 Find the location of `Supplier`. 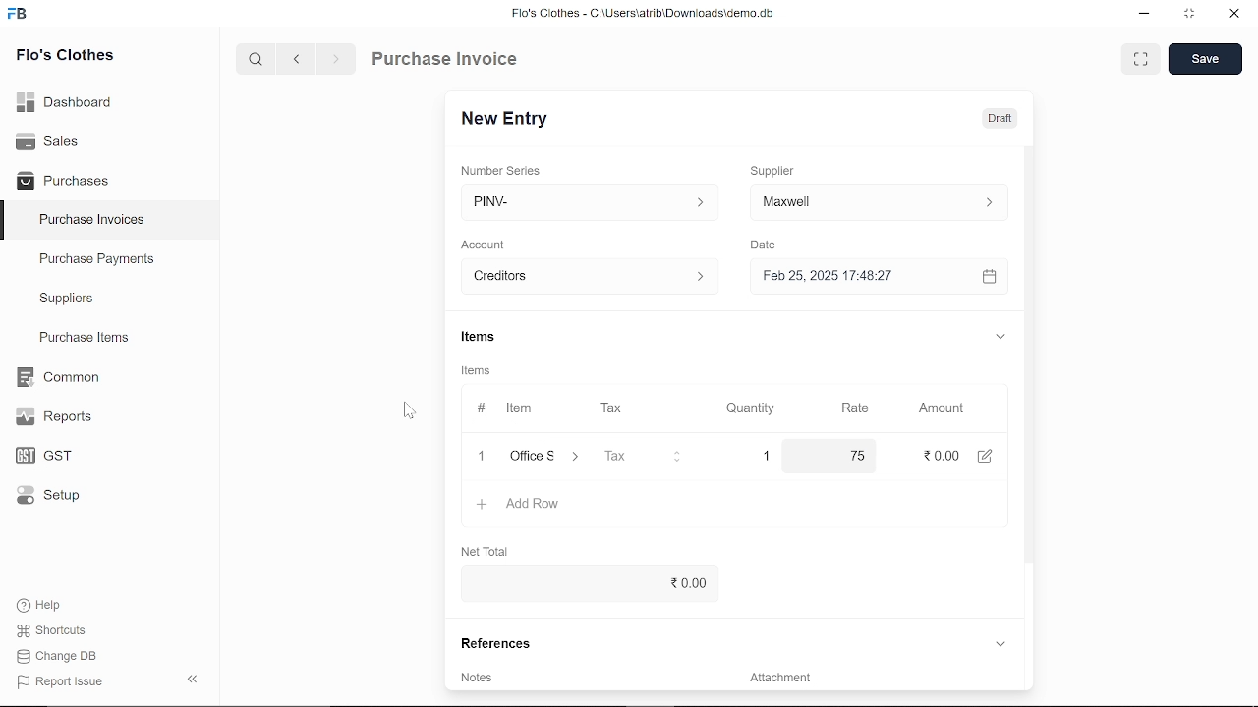

Supplier is located at coordinates (783, 169).